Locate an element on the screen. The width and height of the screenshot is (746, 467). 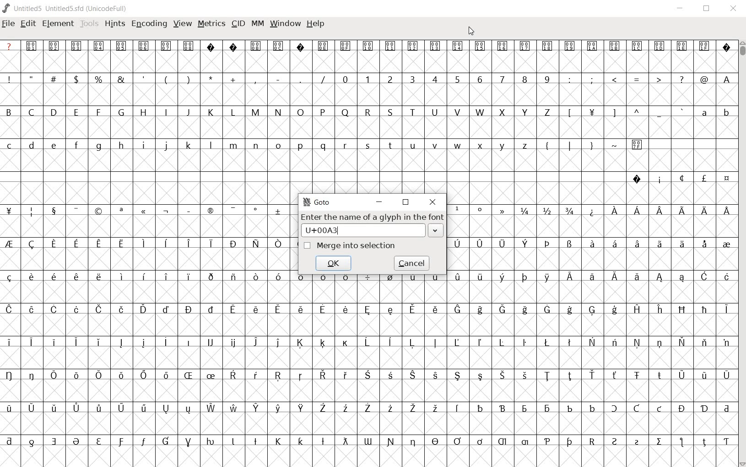
Symbol is located at coordinates (547, 342).